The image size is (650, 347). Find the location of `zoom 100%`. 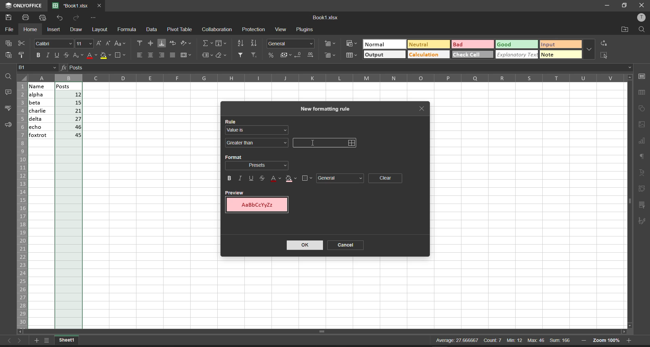

zoom 100% is located at coordinates (609, 340).